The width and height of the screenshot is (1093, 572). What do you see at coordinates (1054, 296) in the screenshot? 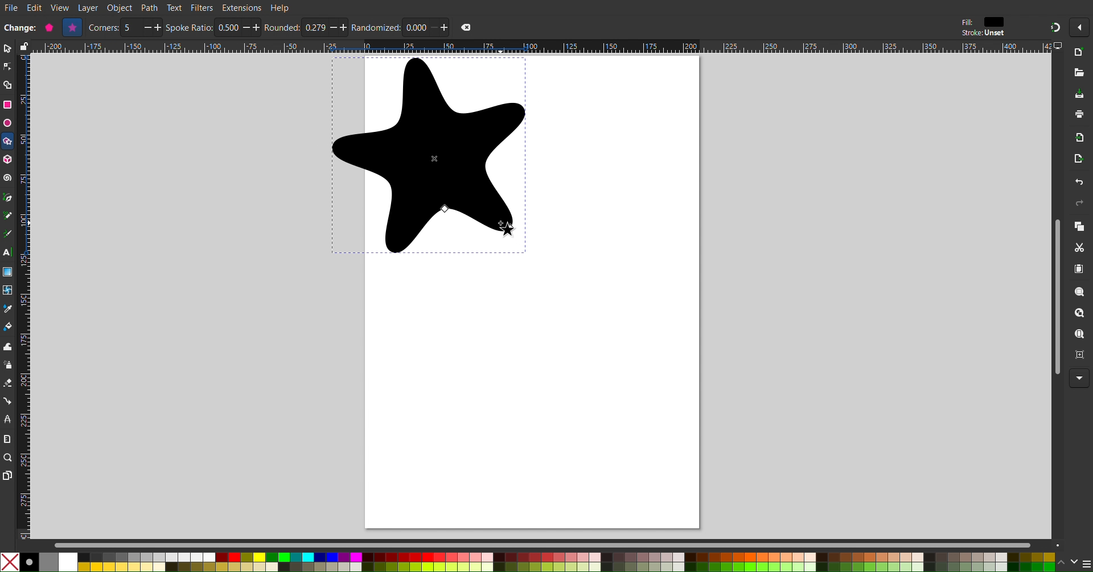
I see `Scrollbar` at bounding box center [1054, 296].